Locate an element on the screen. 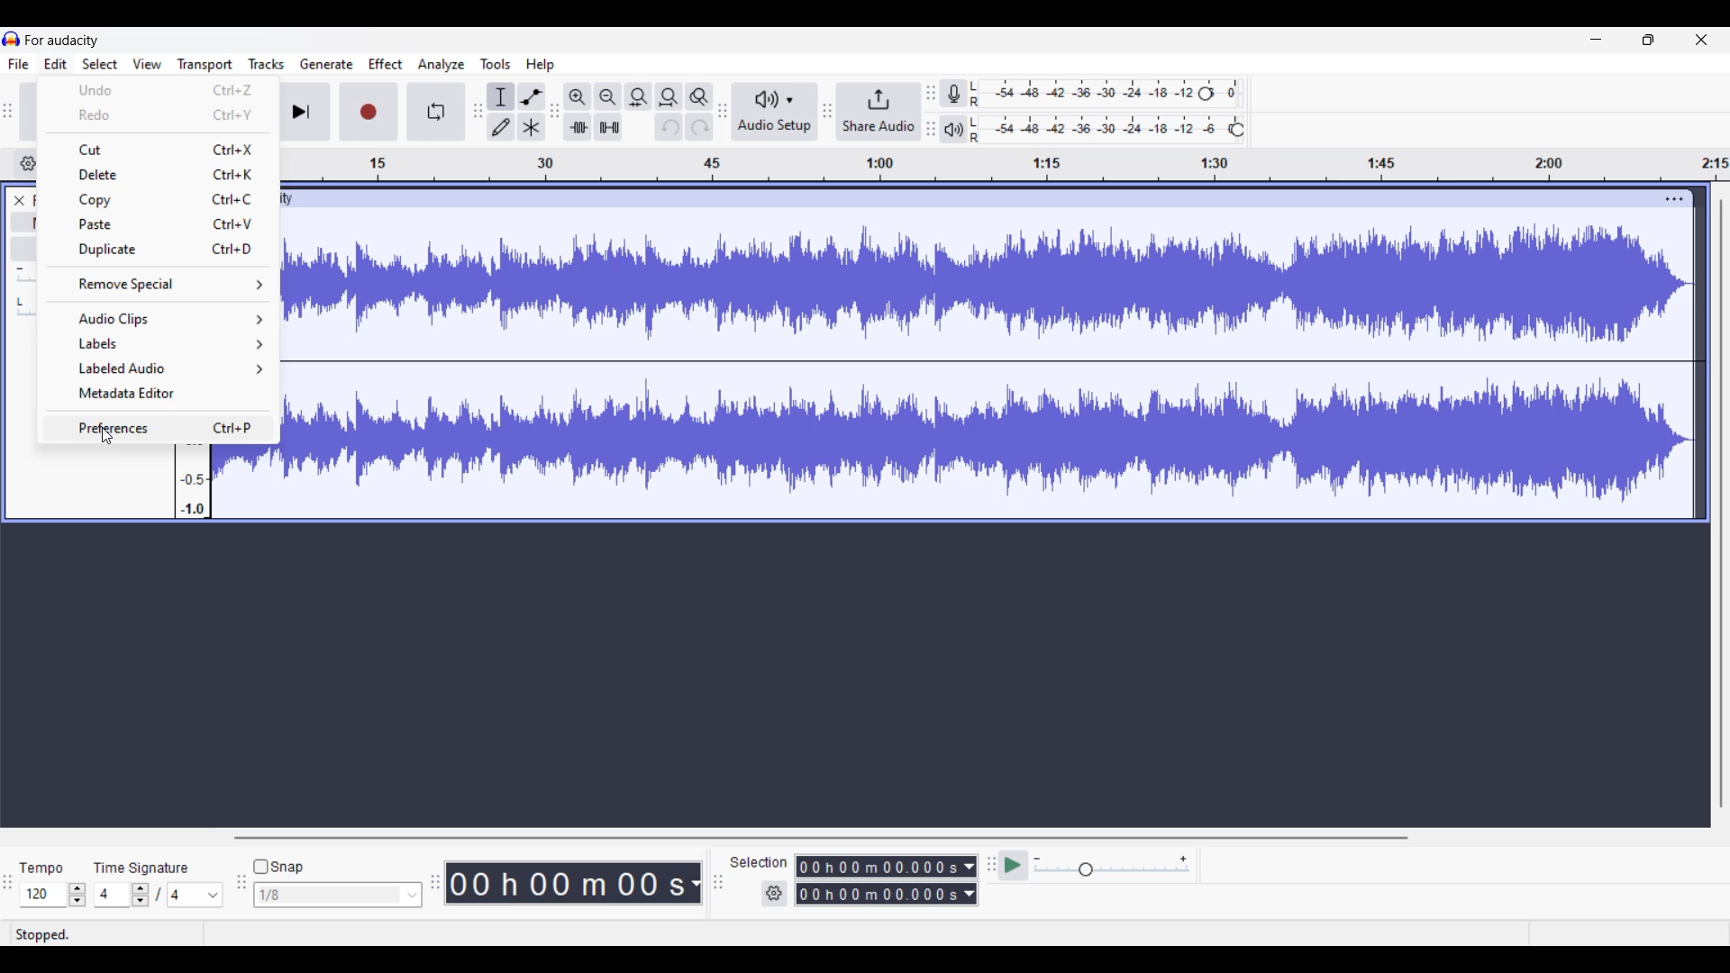 Image resolution: width=1730 pixels, height=973 pixels. Input tempo is located at coordinates (42, 895).